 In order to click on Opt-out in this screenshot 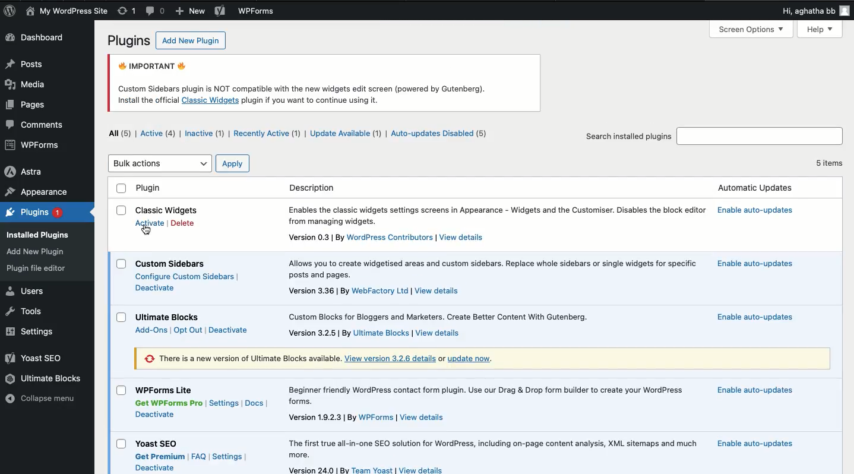, I will do `click(186, 330)`.